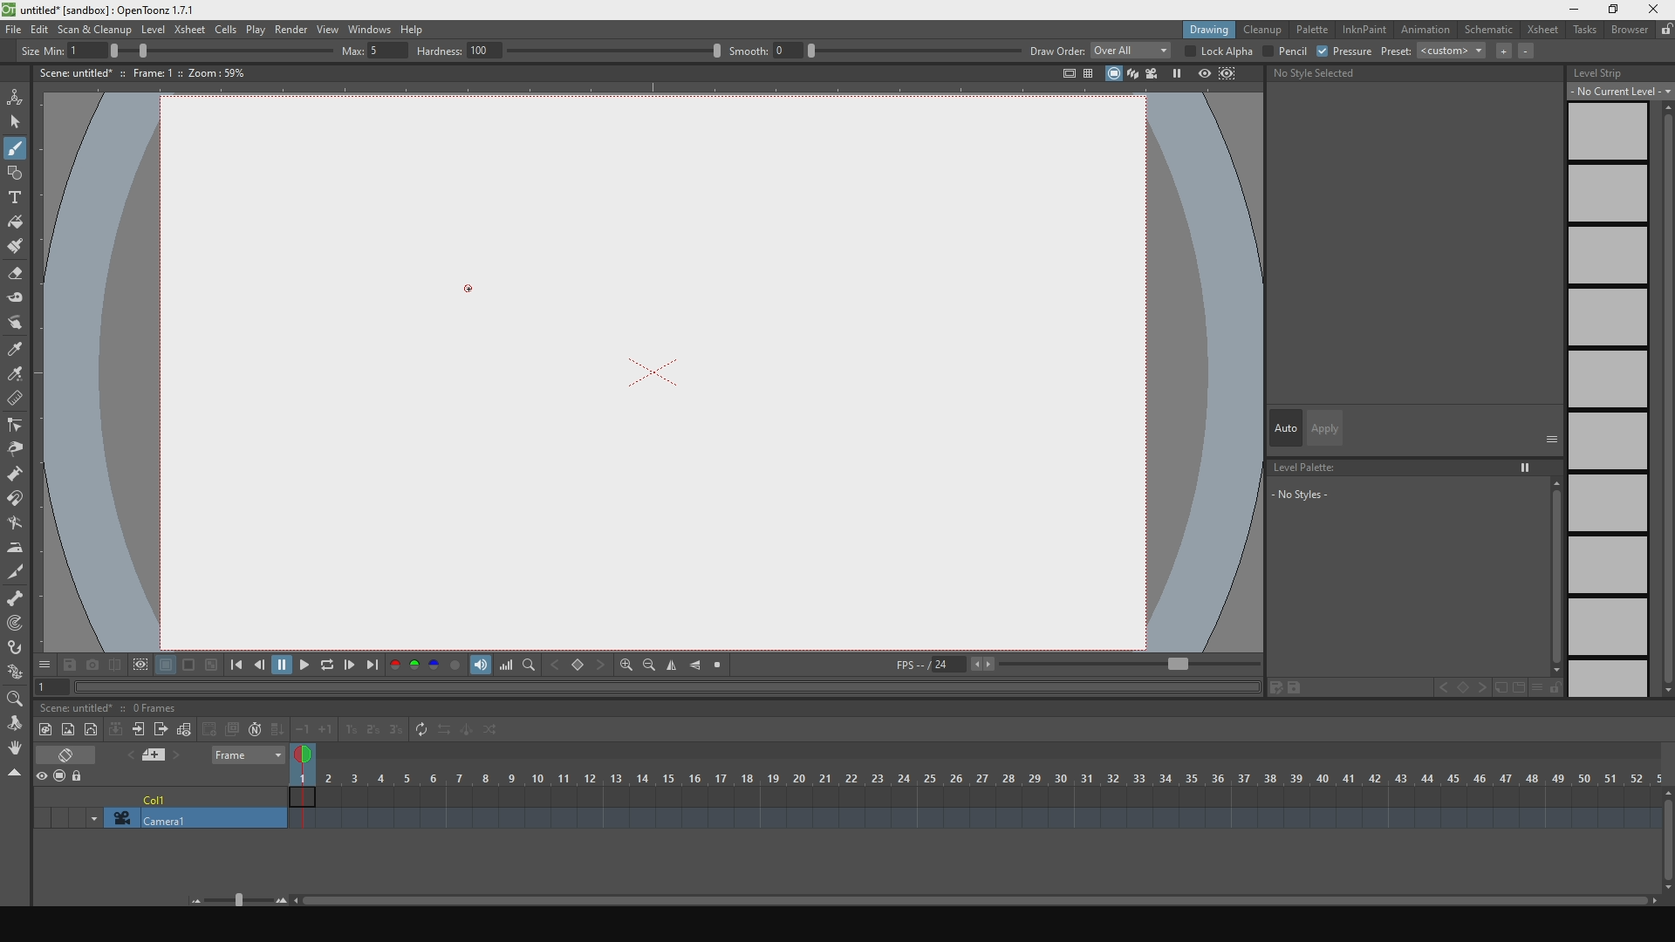  I want to click on define region, so click(1239, 75).